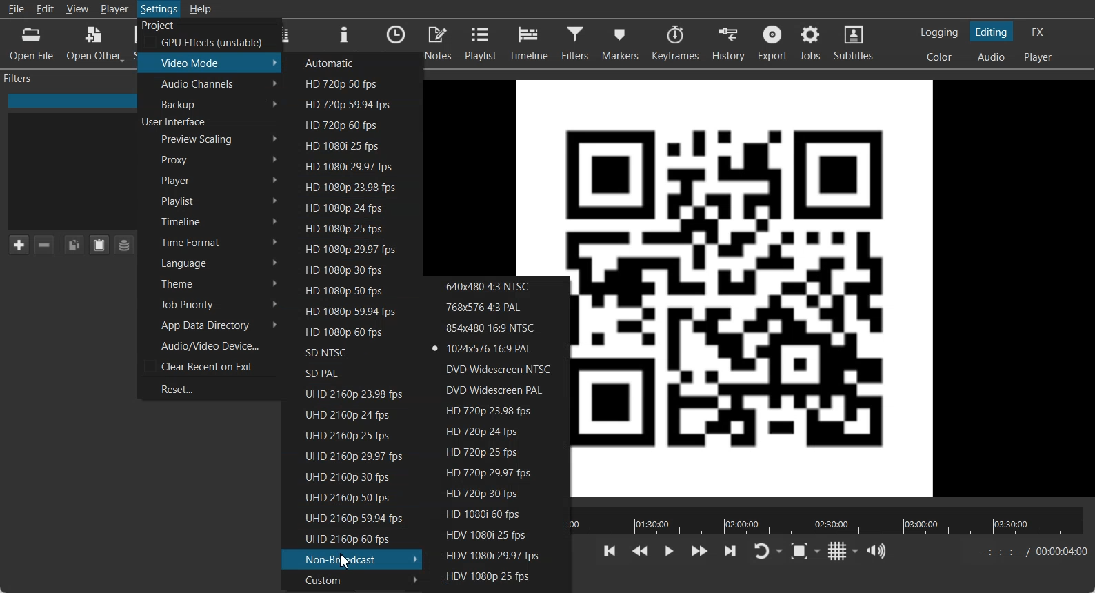 This screenshot has height=593, width=1095. What do you see at coordinates (349, 539) in the screenshot?
I see `UHD 2160p 60 fps` at bounding box center [349, 539].